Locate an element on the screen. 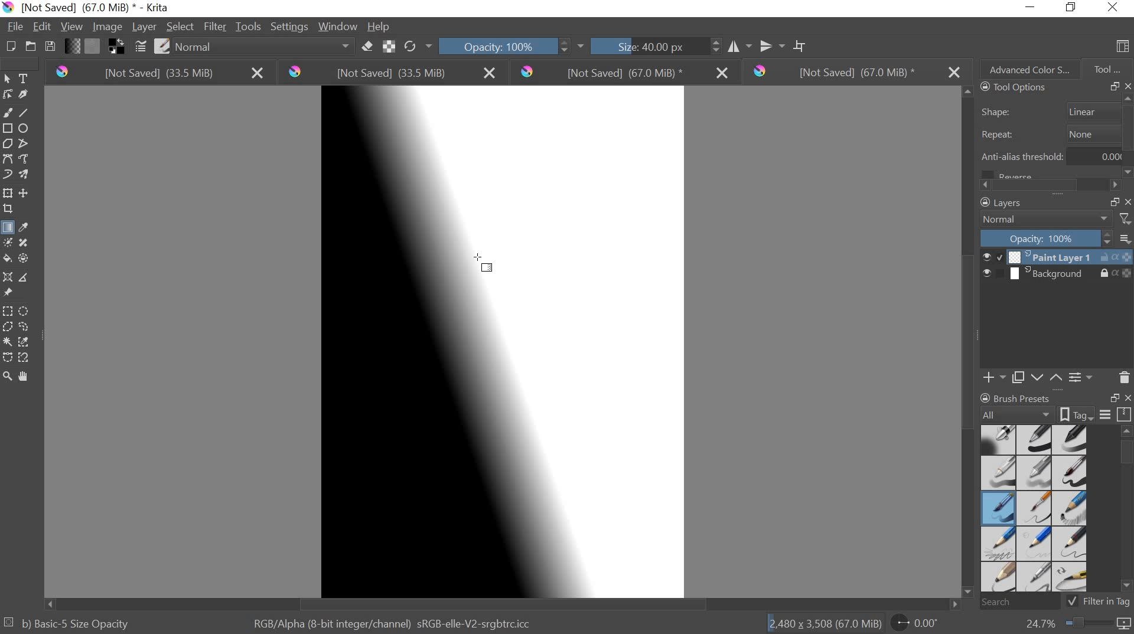  EDIT BRUSH SETTINGS is located at coordinates (139, 47).